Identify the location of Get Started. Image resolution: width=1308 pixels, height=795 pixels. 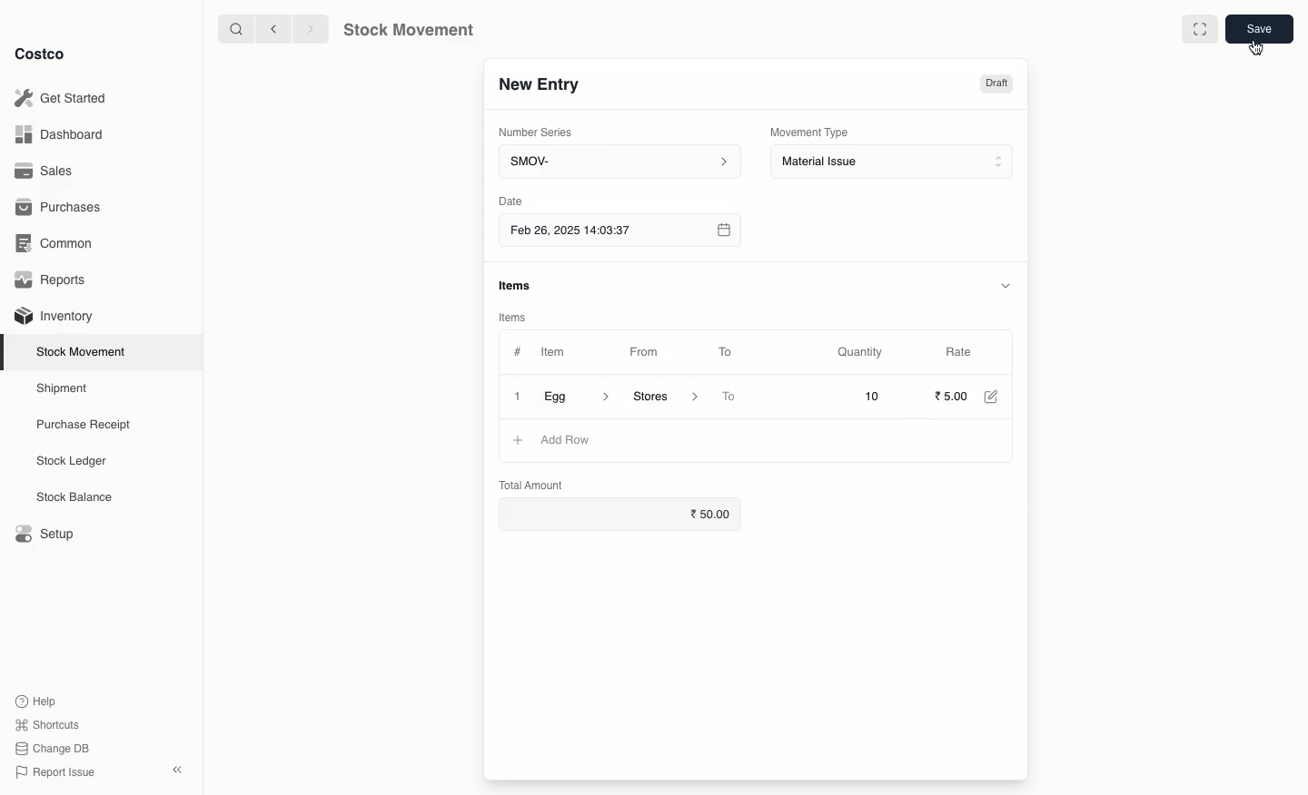
(64, 97).